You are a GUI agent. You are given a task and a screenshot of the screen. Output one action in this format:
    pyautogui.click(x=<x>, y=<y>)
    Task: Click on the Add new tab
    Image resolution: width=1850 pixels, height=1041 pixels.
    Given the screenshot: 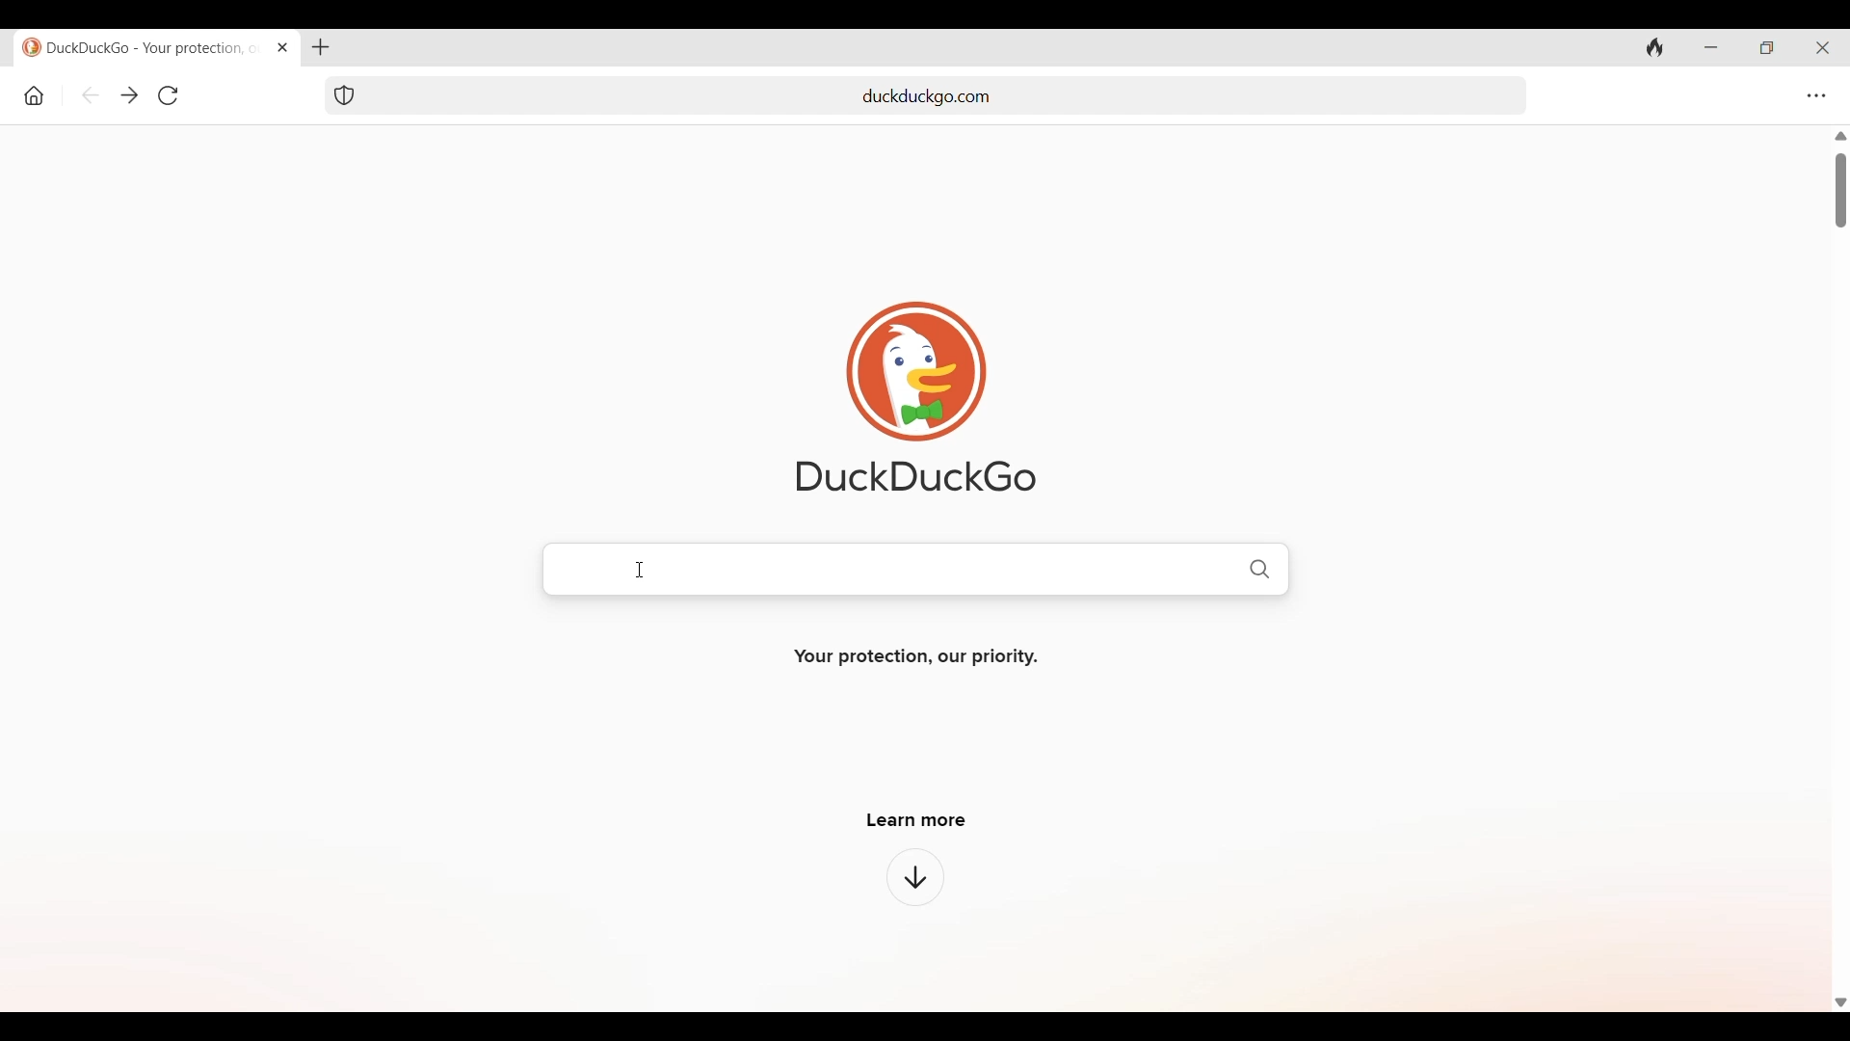 What is the action you would take?
    pyautogui.click(x=321, y=47)
    